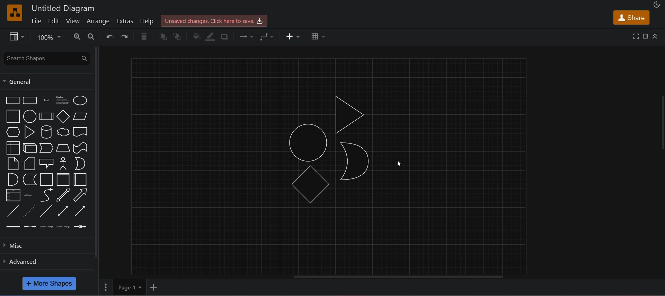  I want to click on cloud, so click(62, 133).